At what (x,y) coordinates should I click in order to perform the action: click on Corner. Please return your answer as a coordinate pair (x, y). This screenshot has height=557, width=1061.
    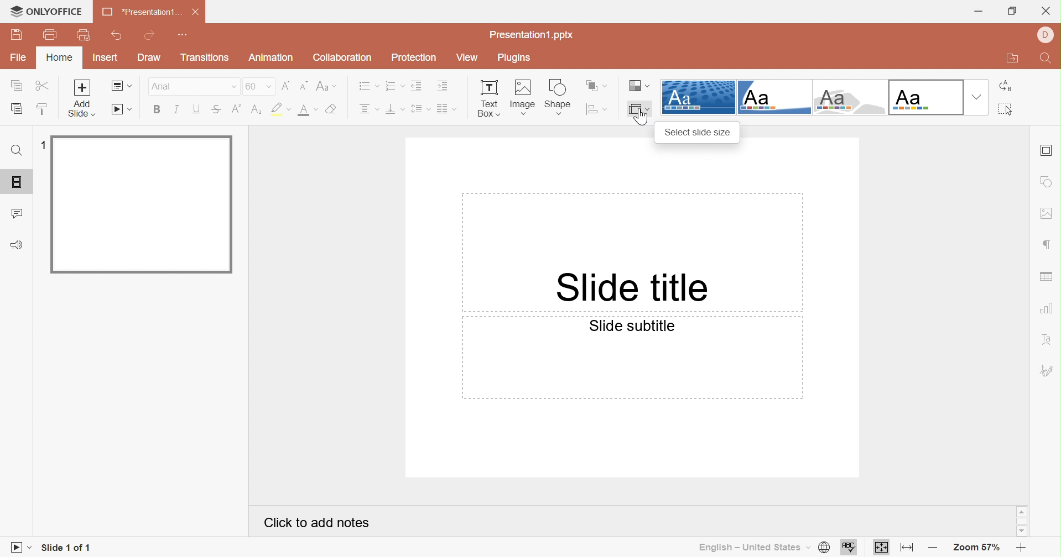
    Looking at the image, I should click on (774, 97).